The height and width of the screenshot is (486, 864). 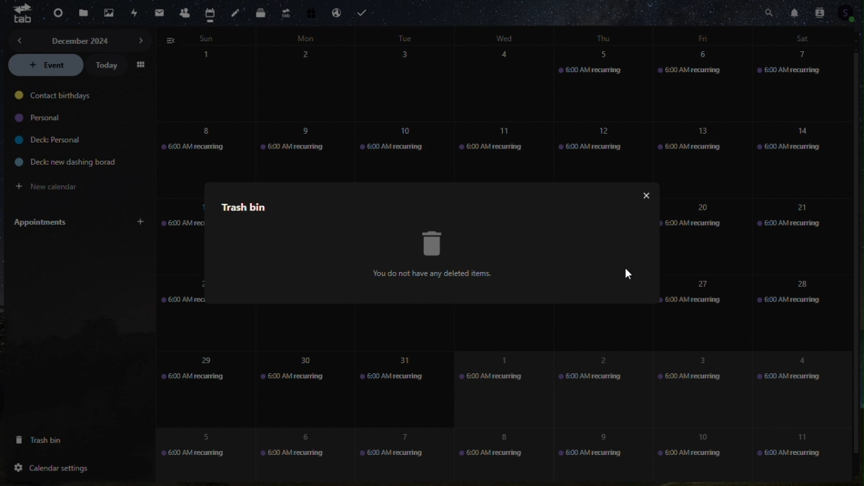 I want to click on menu, so click(x=142, y=64).